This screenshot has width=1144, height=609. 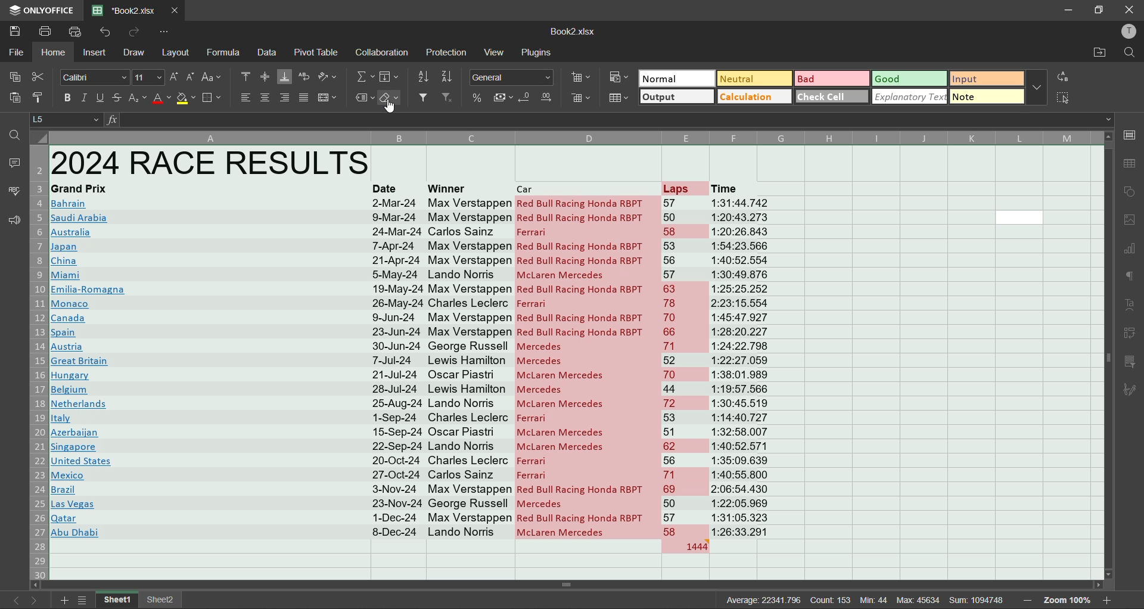 What do you see at coordinates (329, 78) in the screenshot?
I see `orientation` at bounding box center [329, 78].